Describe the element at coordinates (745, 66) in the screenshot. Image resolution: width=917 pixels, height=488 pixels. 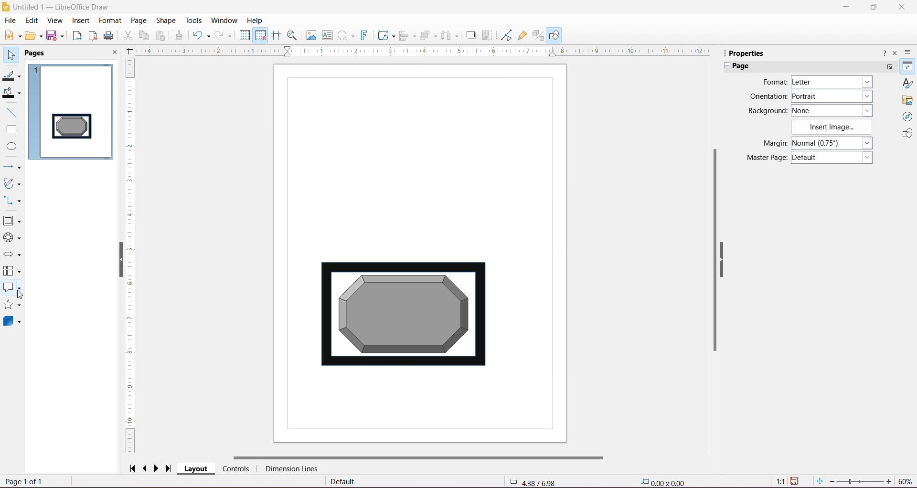
I see `Page` at that location.